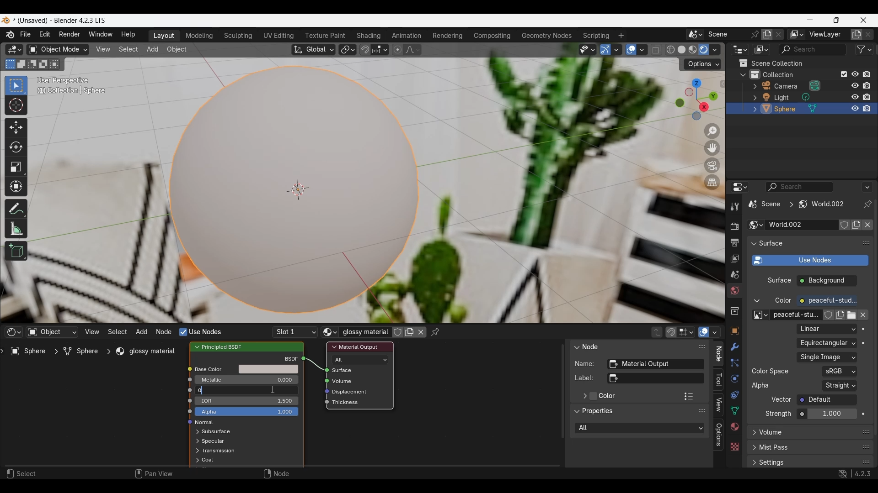 The image size is (878, 493). Describe the element at coordinates (348, 50) in the screenshot. I see `Transform pivot point` at that location.